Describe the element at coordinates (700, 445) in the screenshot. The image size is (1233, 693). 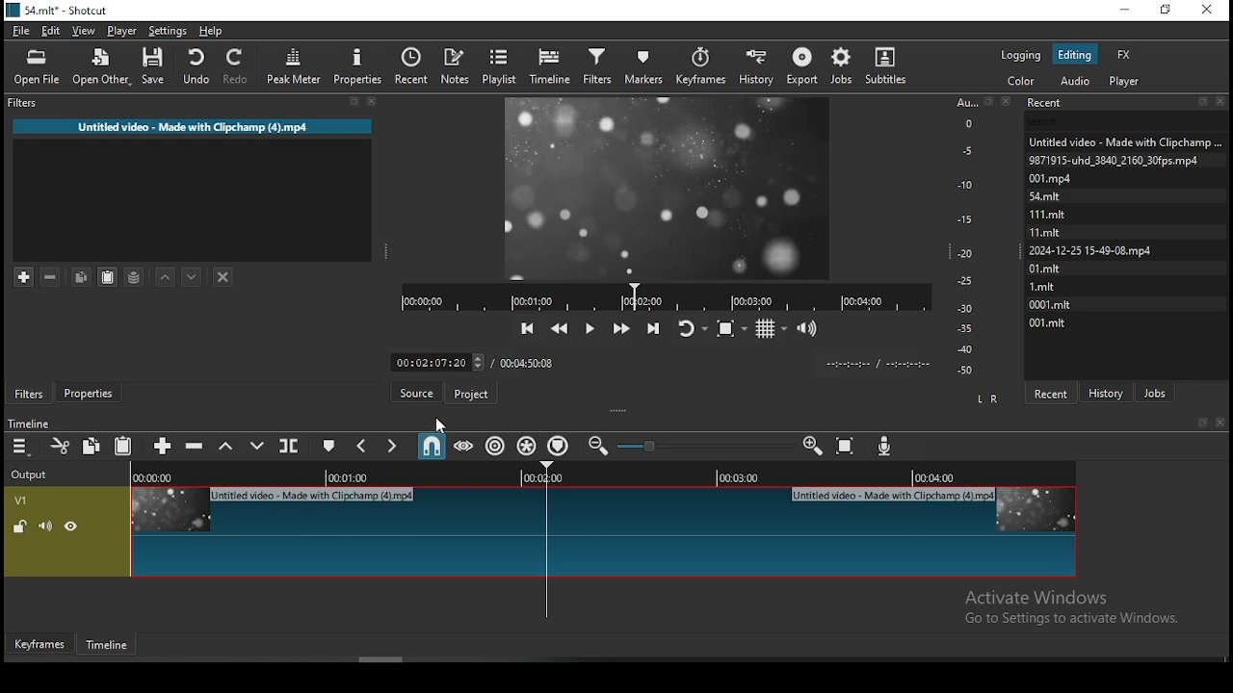
I see `zoom in or zoom out slider` at that location.